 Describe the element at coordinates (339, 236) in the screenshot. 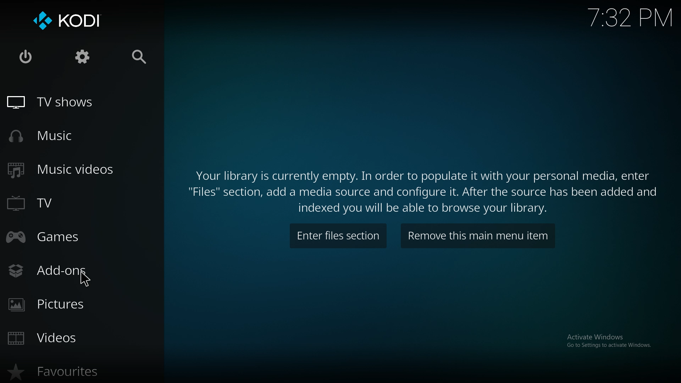

I see `enter files section` at that location.